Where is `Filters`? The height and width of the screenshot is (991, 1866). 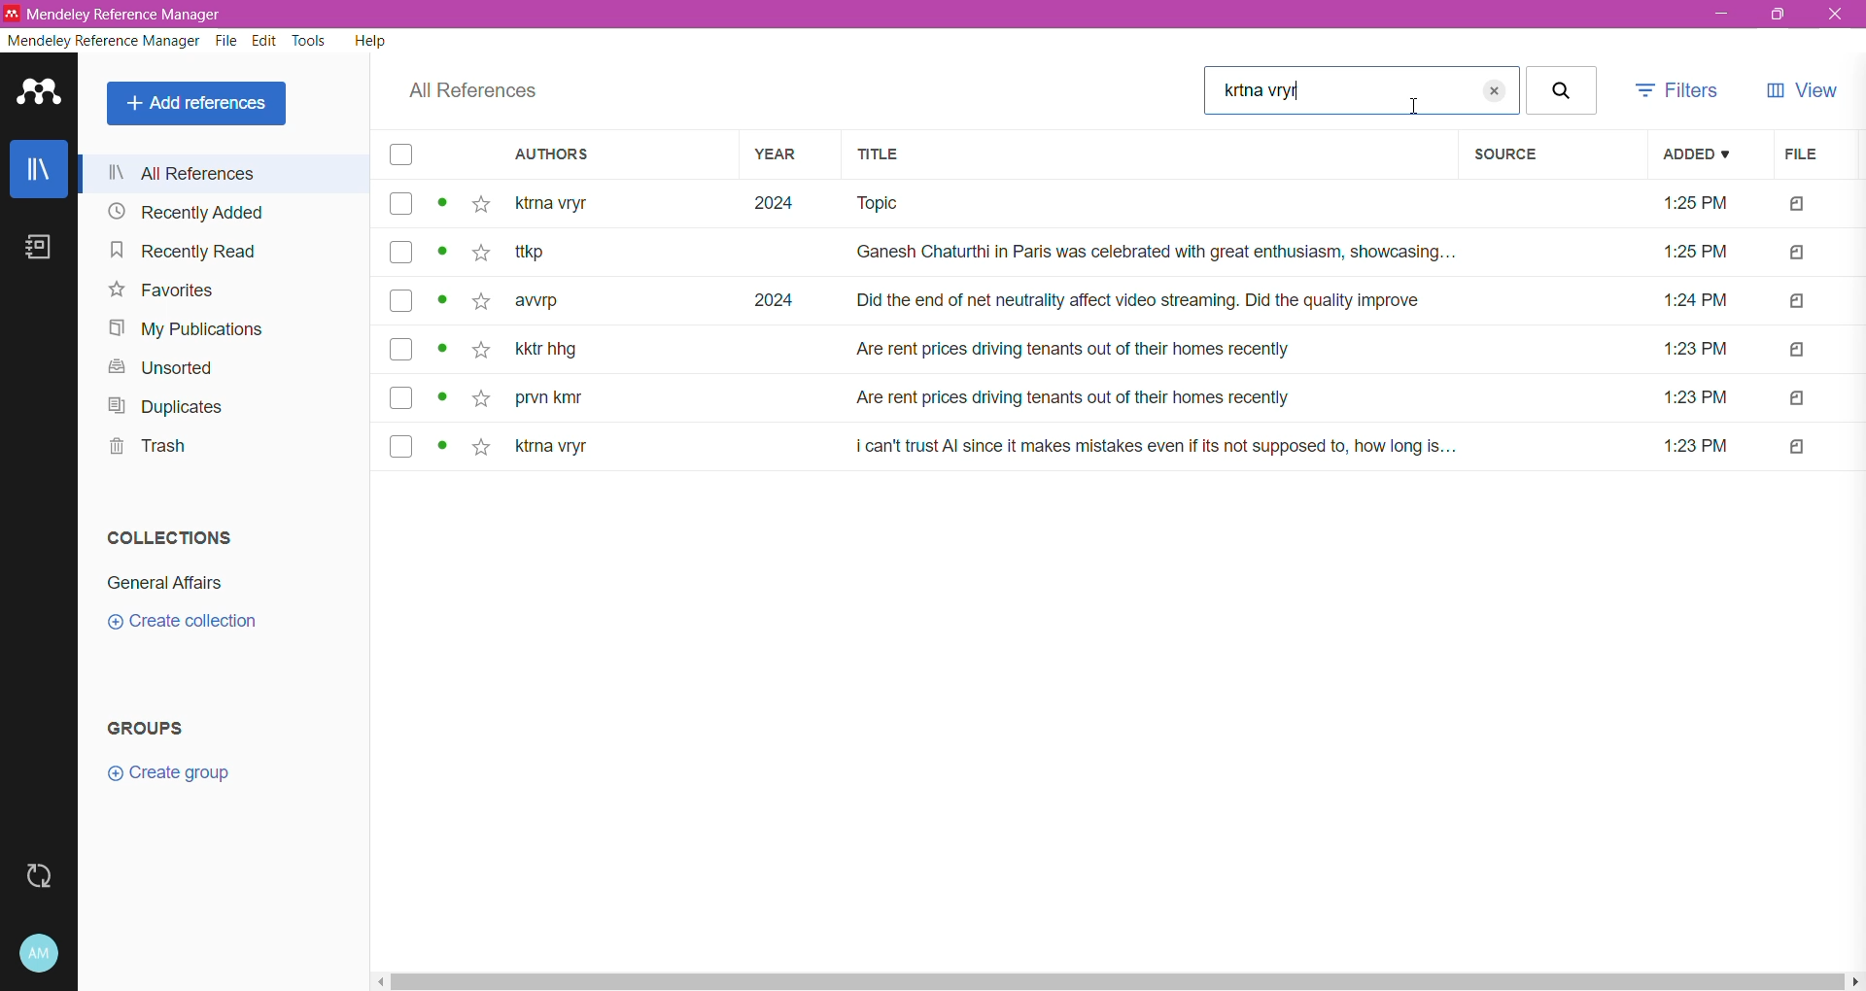
Filters is located at coordinates (1680, 90).